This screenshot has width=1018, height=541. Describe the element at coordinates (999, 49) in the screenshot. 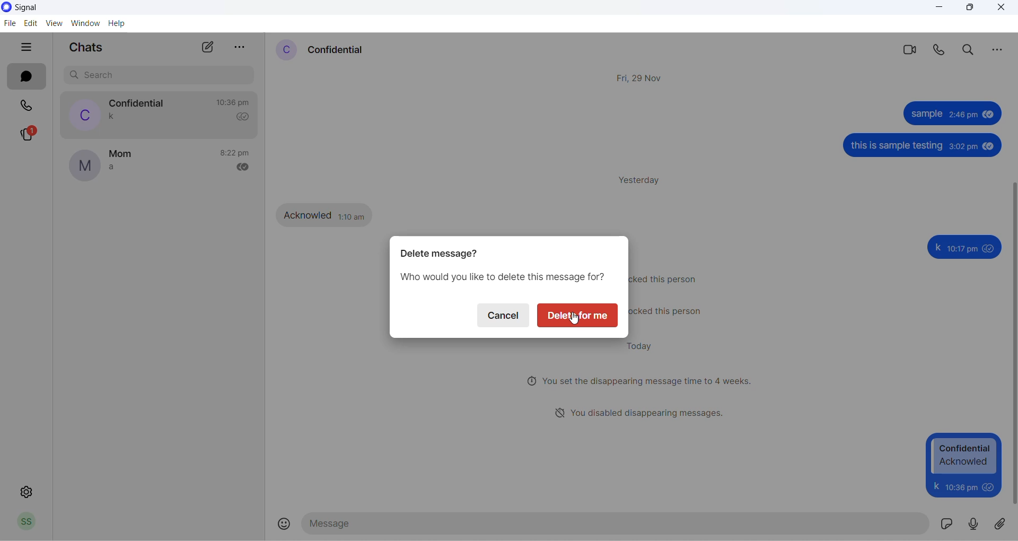

I see `more options` at that location.